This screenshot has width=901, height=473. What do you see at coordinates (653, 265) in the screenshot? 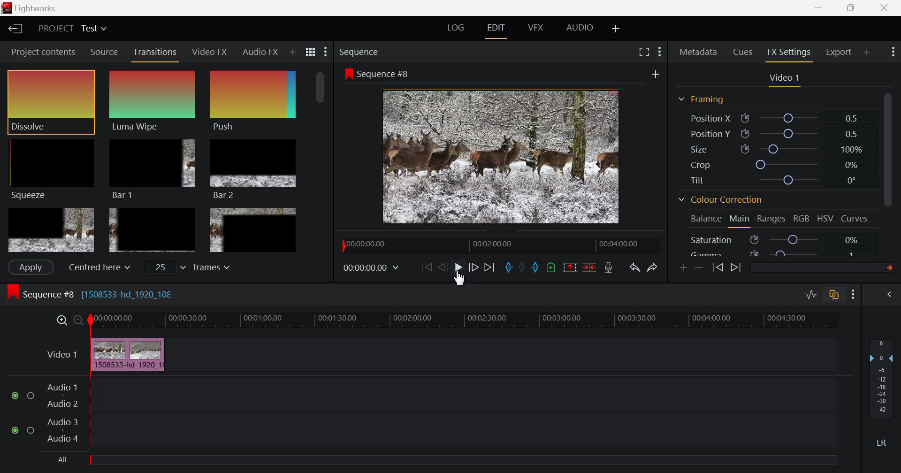
I see `Redo` at bounding box center [653, 265].